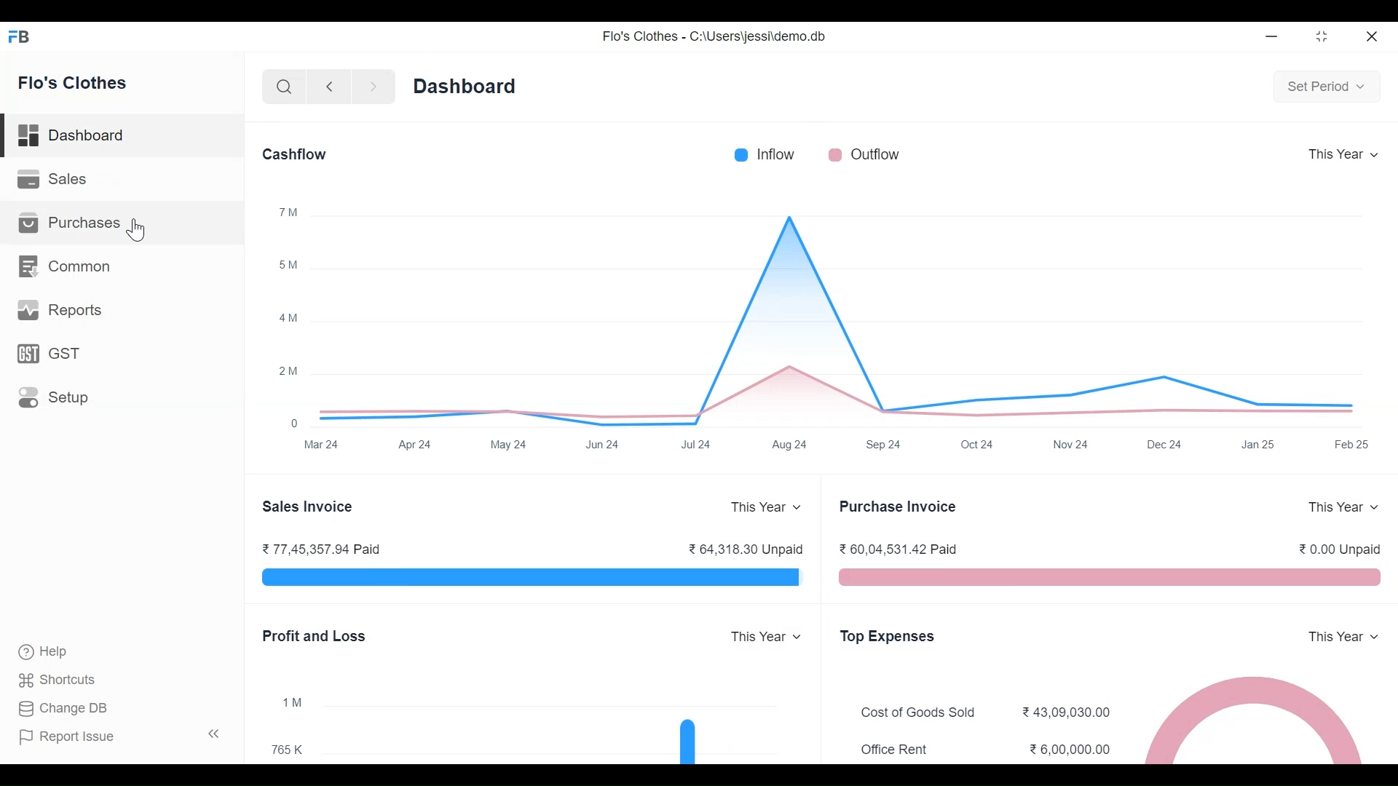 The height and width of the screenshot is (786, 1398). What do you see at coordinates (48, 652) in the screenshot?
I see `Help` at bounding box center [48, 652].